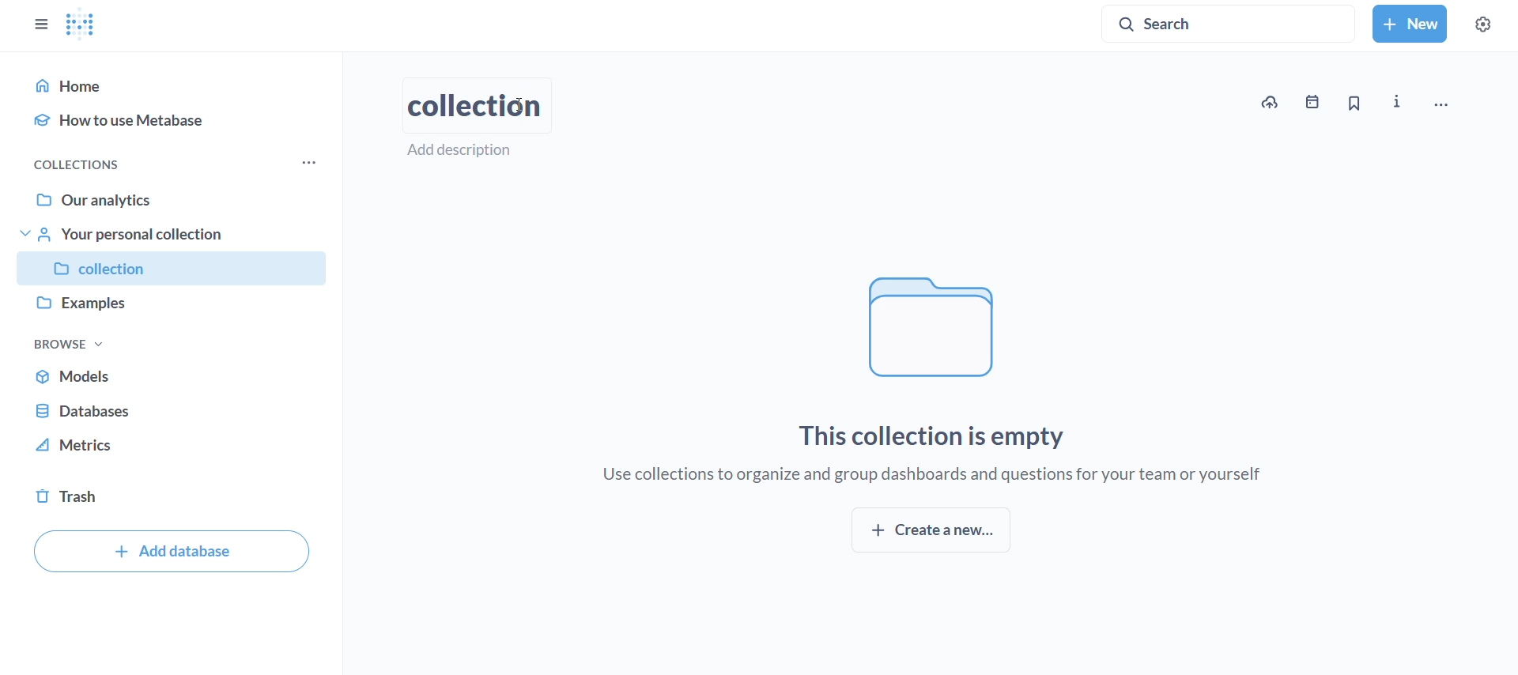 The height and width of the screenshot is (675, 1518). Describe the element at coordinates (937, 327) in the screenshot. I see `file logo` at that location.